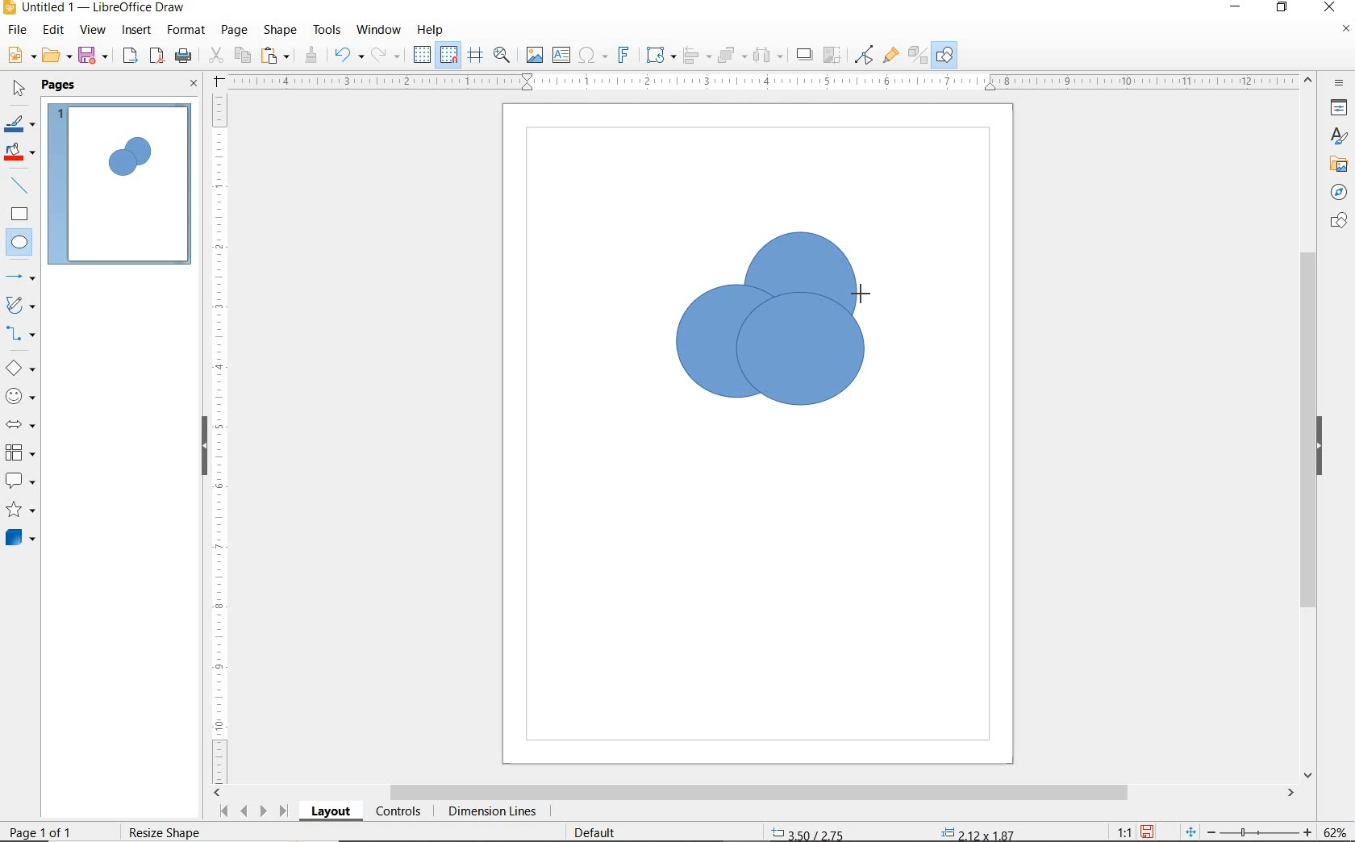 Image resolution: width=1355 pixels, height=842 pixels. What do you see at coordinates (54, 30) in the screenshot?
I see `EDIT` at bounding box center [54, 30].